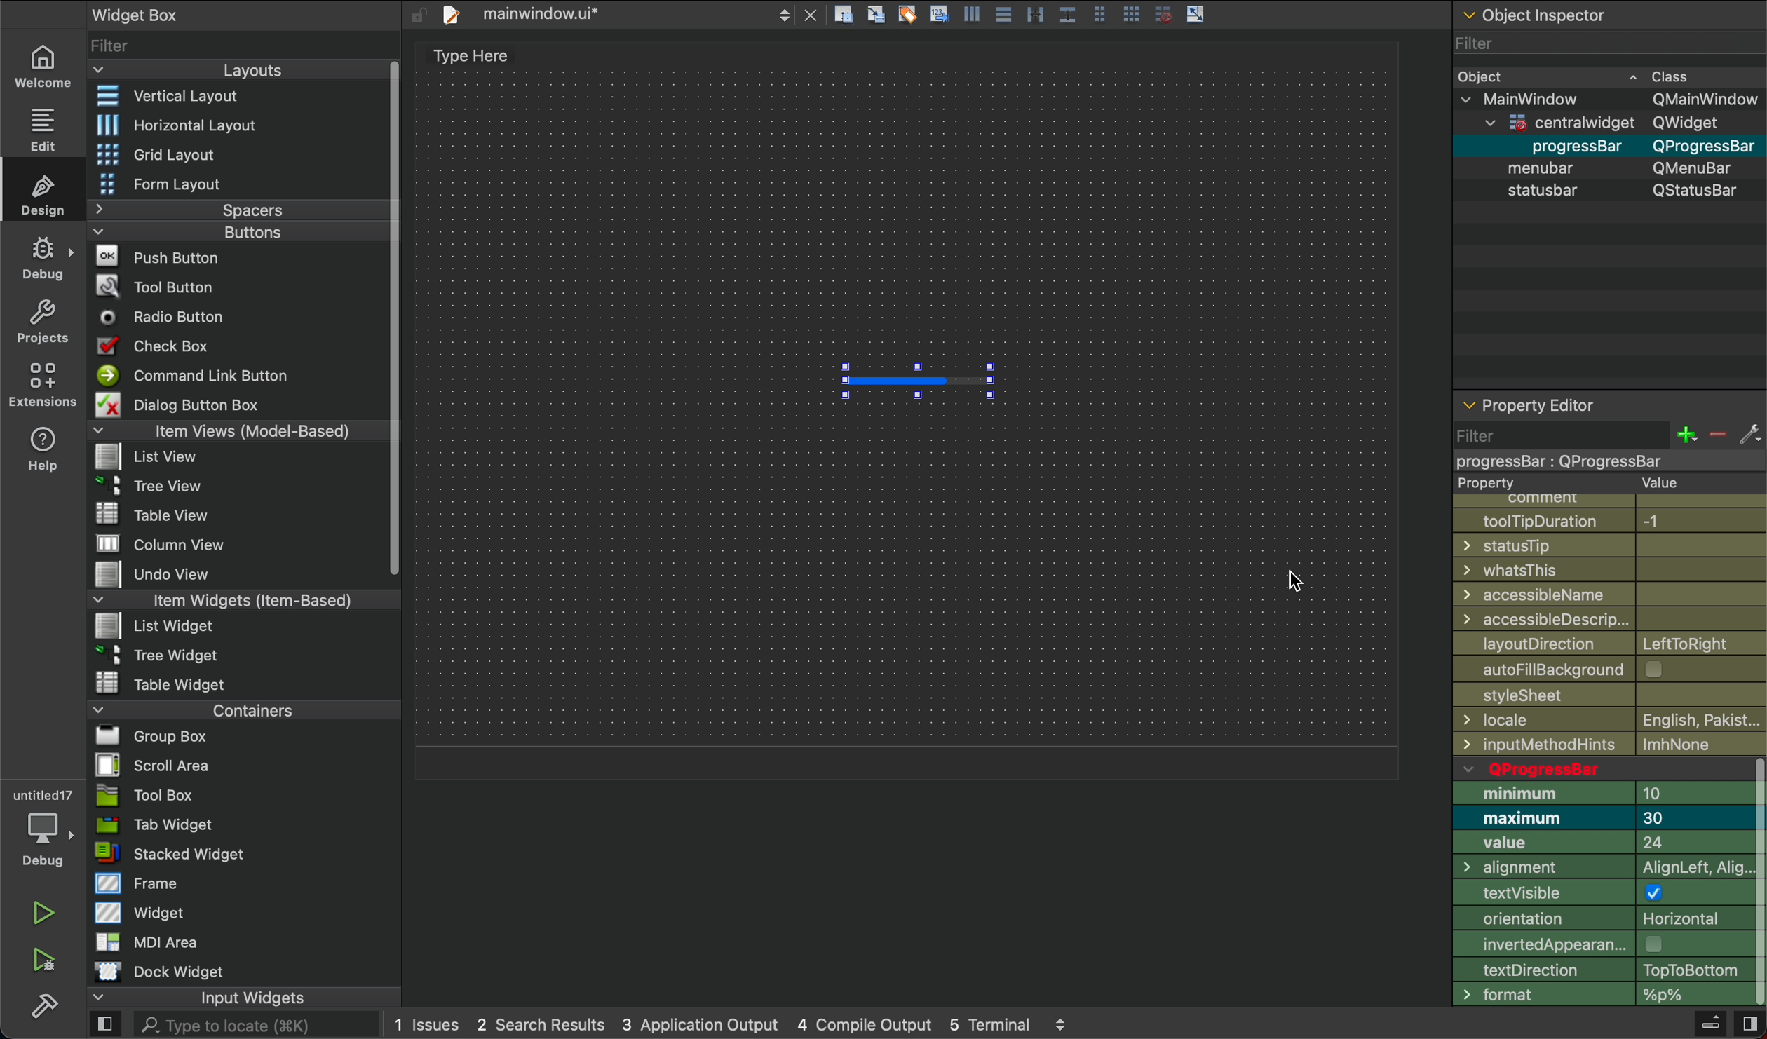  What do you see at coordinates (731, 1026) in the screenshot?
I see `logs` at bounding box center [731, 1026].